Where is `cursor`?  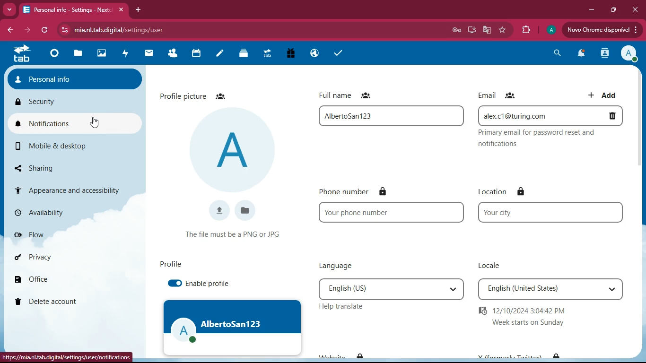
cursor is located at coordinates (96, 122).